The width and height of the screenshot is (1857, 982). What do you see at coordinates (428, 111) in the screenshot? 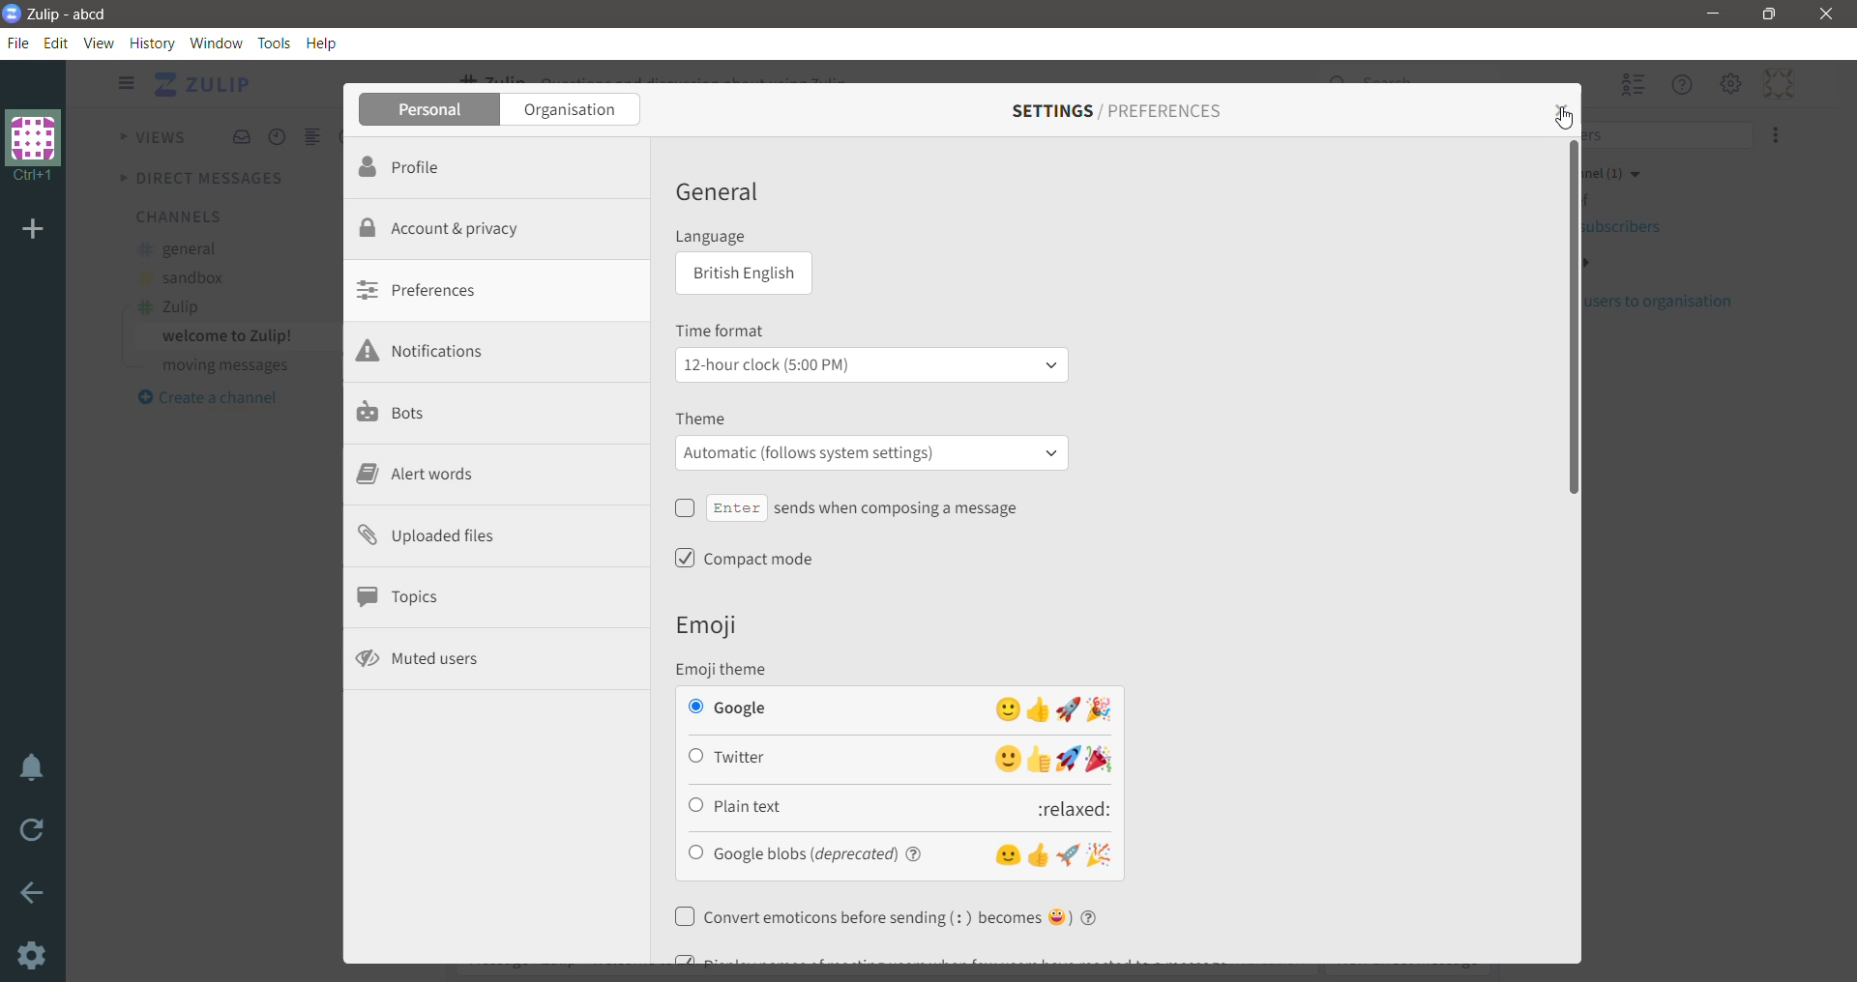
I see `Personal` at bounding box center [428, 111].